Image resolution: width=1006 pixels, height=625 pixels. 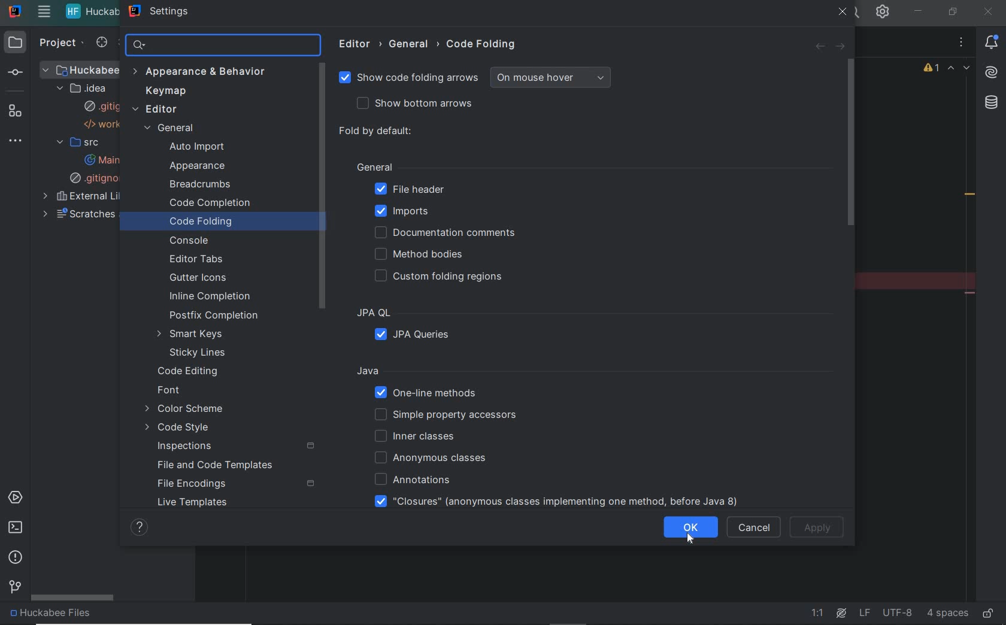 What do you see at coordinates (820, 614) in the screenshot?
I see `go to line` at bounding box center [820, 614].